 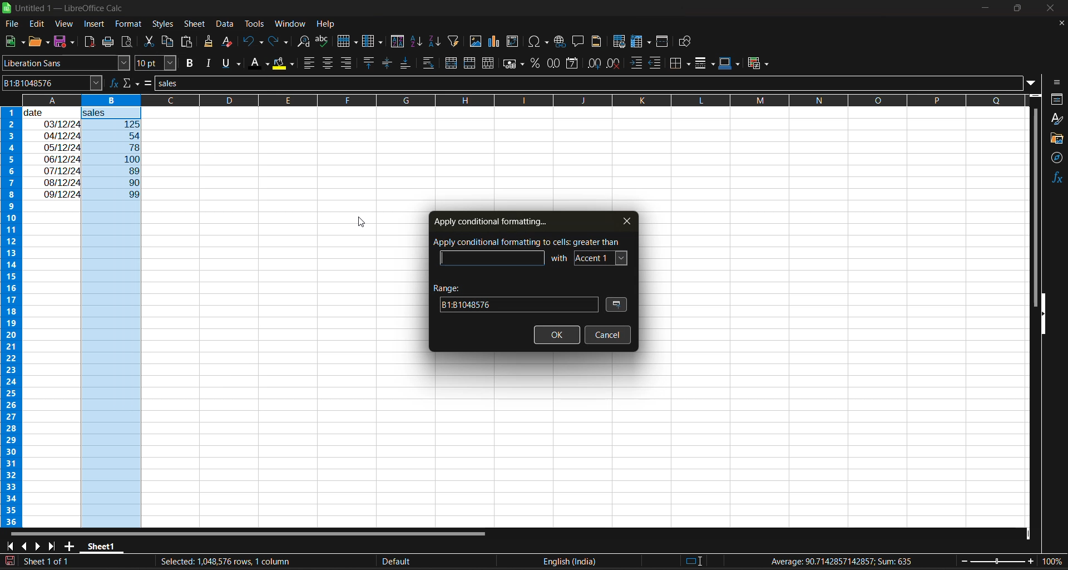 What do you see at coordinates (607, 335) in the screenshot?
I see `cancel` at bounding box center [607, 335].